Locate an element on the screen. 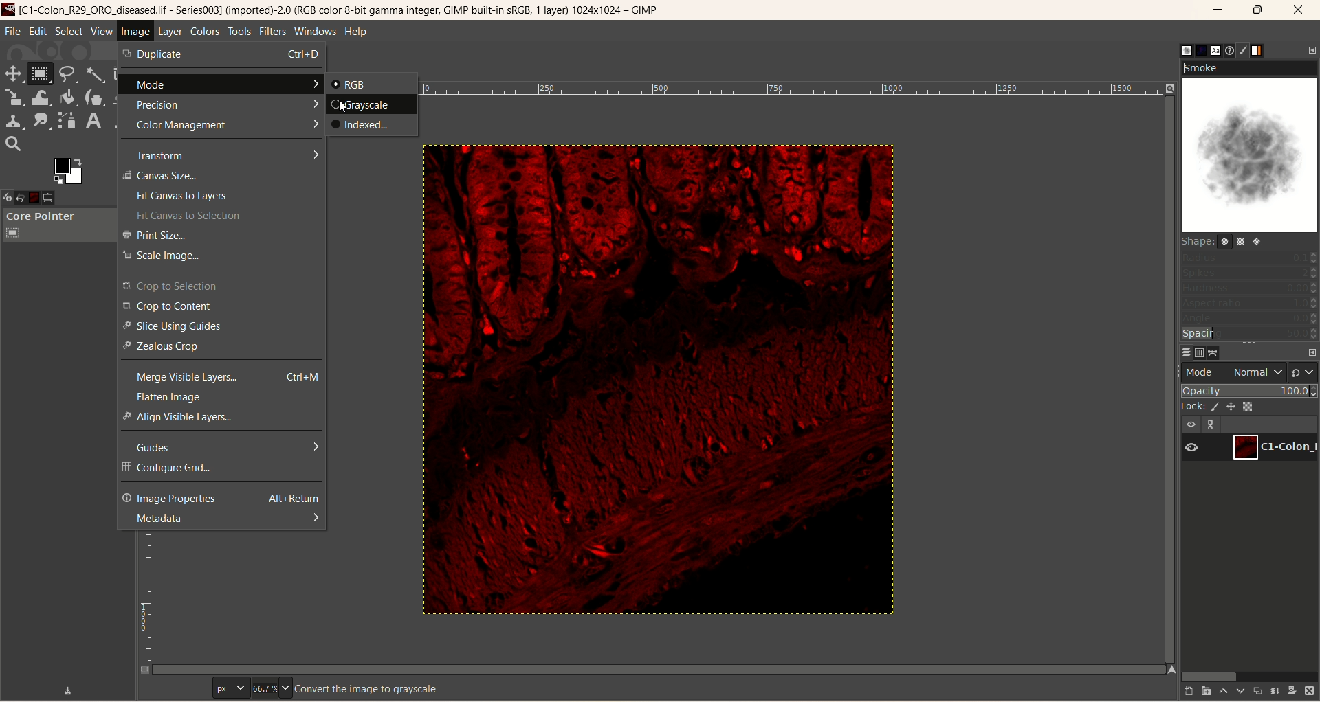 The height and width of the screenshot is (702, 1320). smoke is located at coordinates (1251, 144).